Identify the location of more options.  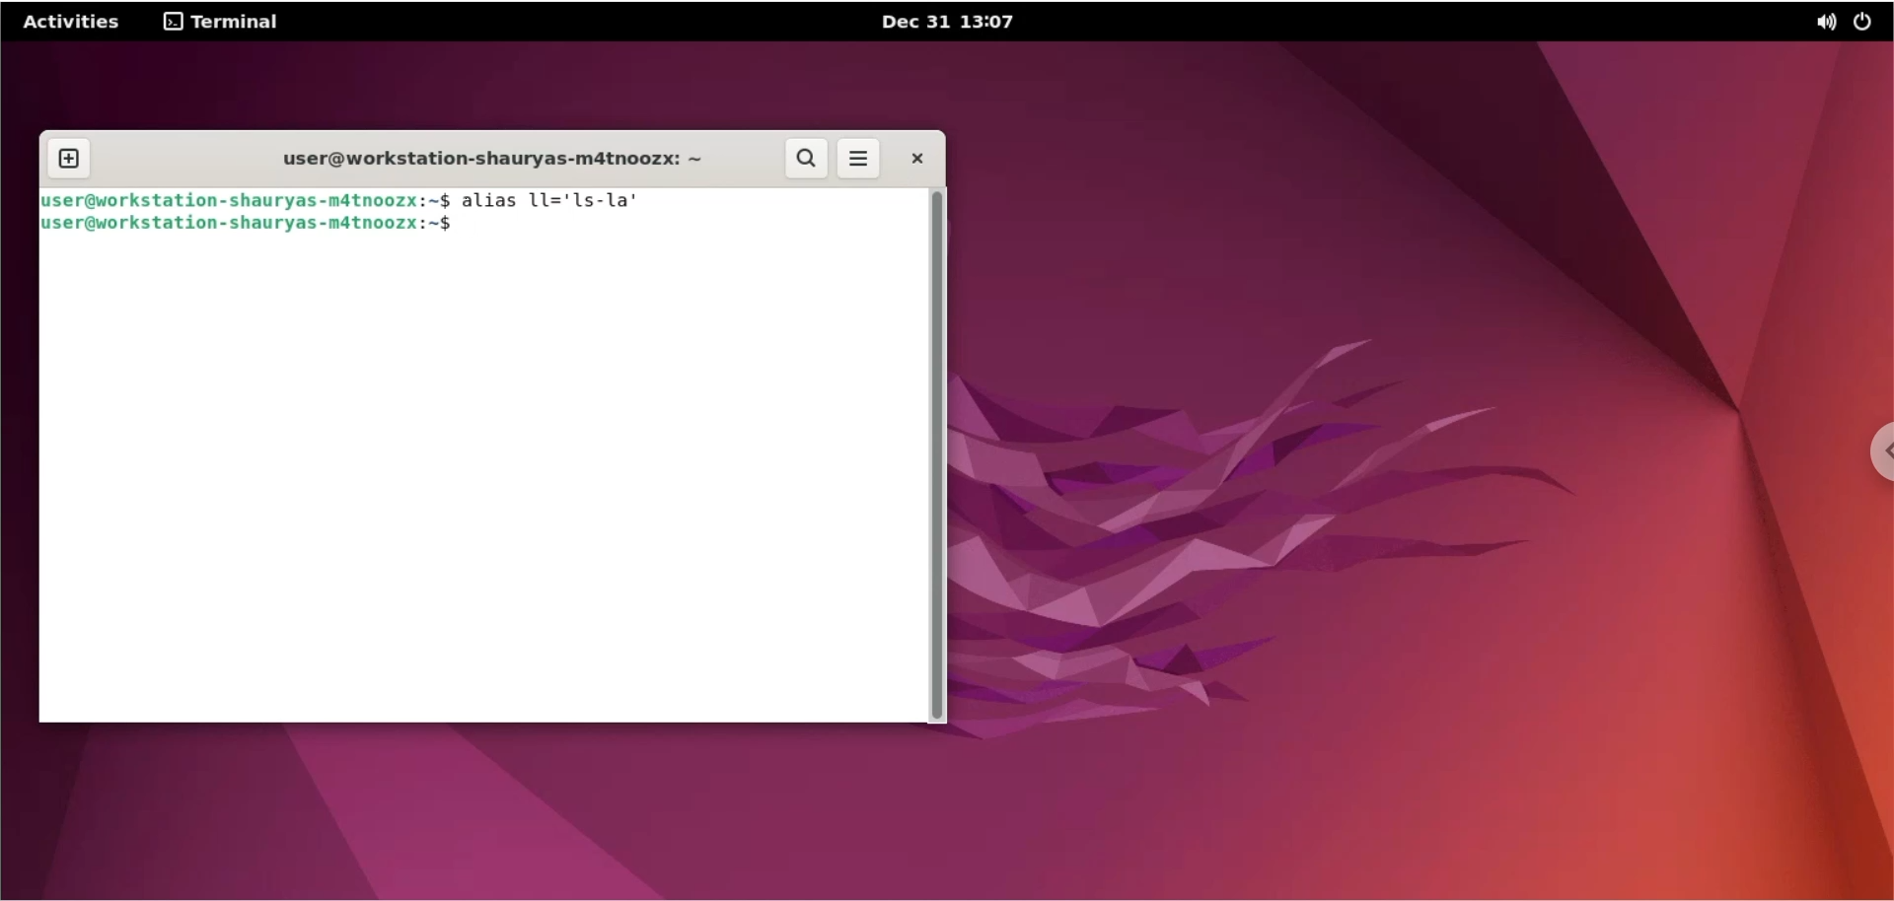
(856, 160).